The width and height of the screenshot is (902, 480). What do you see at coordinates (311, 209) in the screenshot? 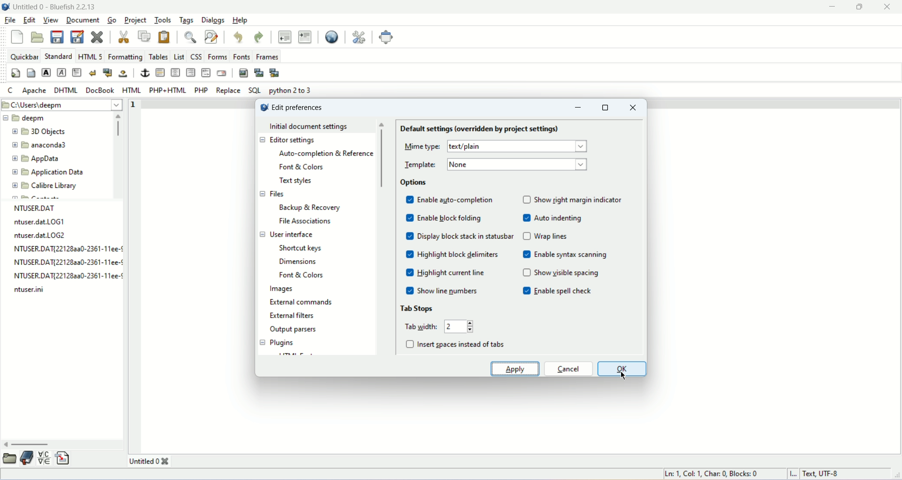
I see `backup and recovery` at bounding box center [311, 209].